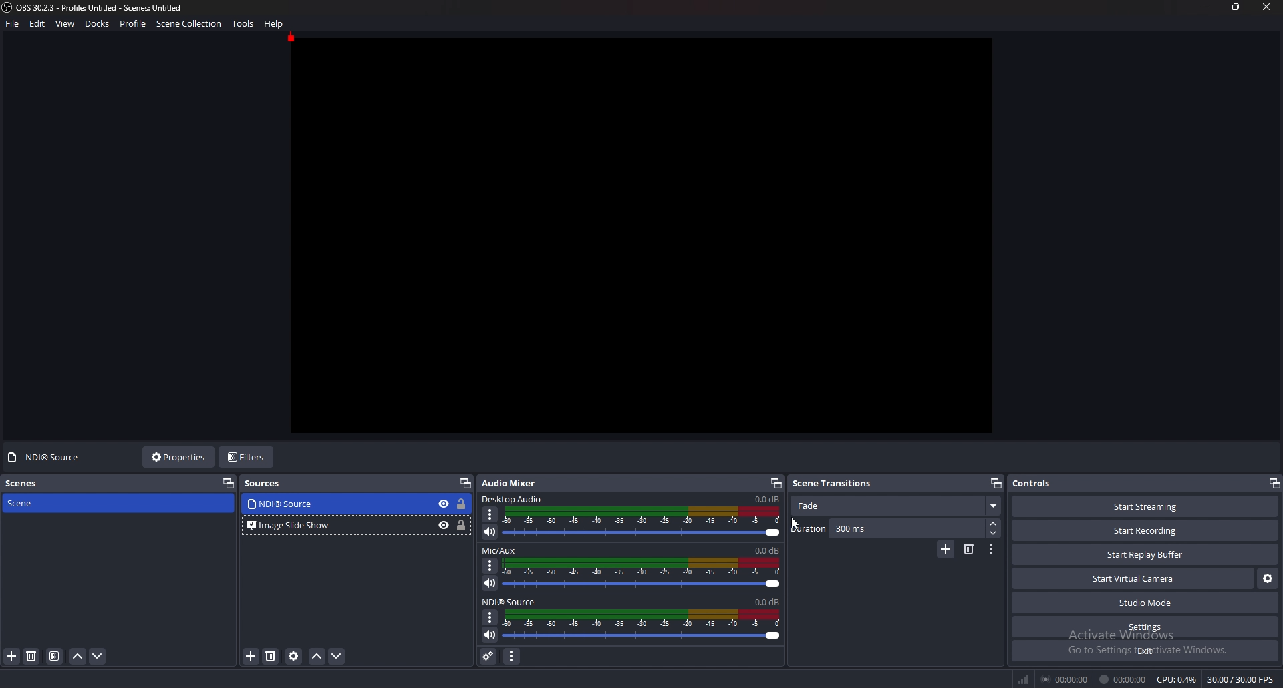 The width and height of the screenshot is (1283, 688). Describe the element at coordinates (766, 499) in the screenshot. I see `volume level` at that location.